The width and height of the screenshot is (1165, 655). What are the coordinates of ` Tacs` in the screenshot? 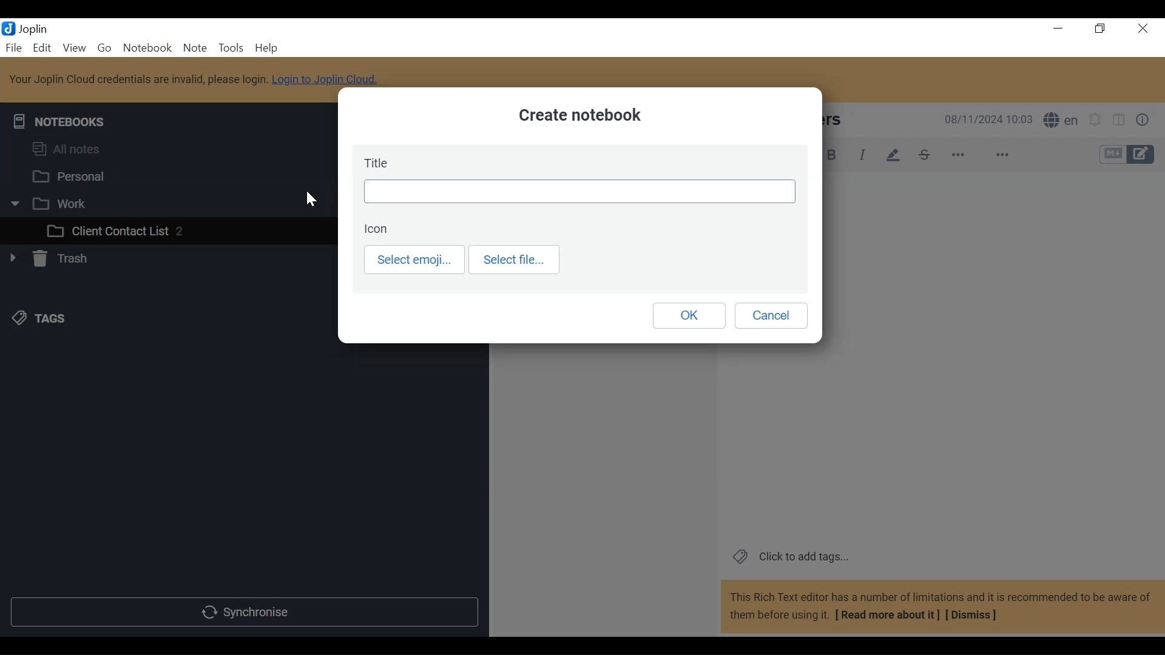 It's located at (42, 319).